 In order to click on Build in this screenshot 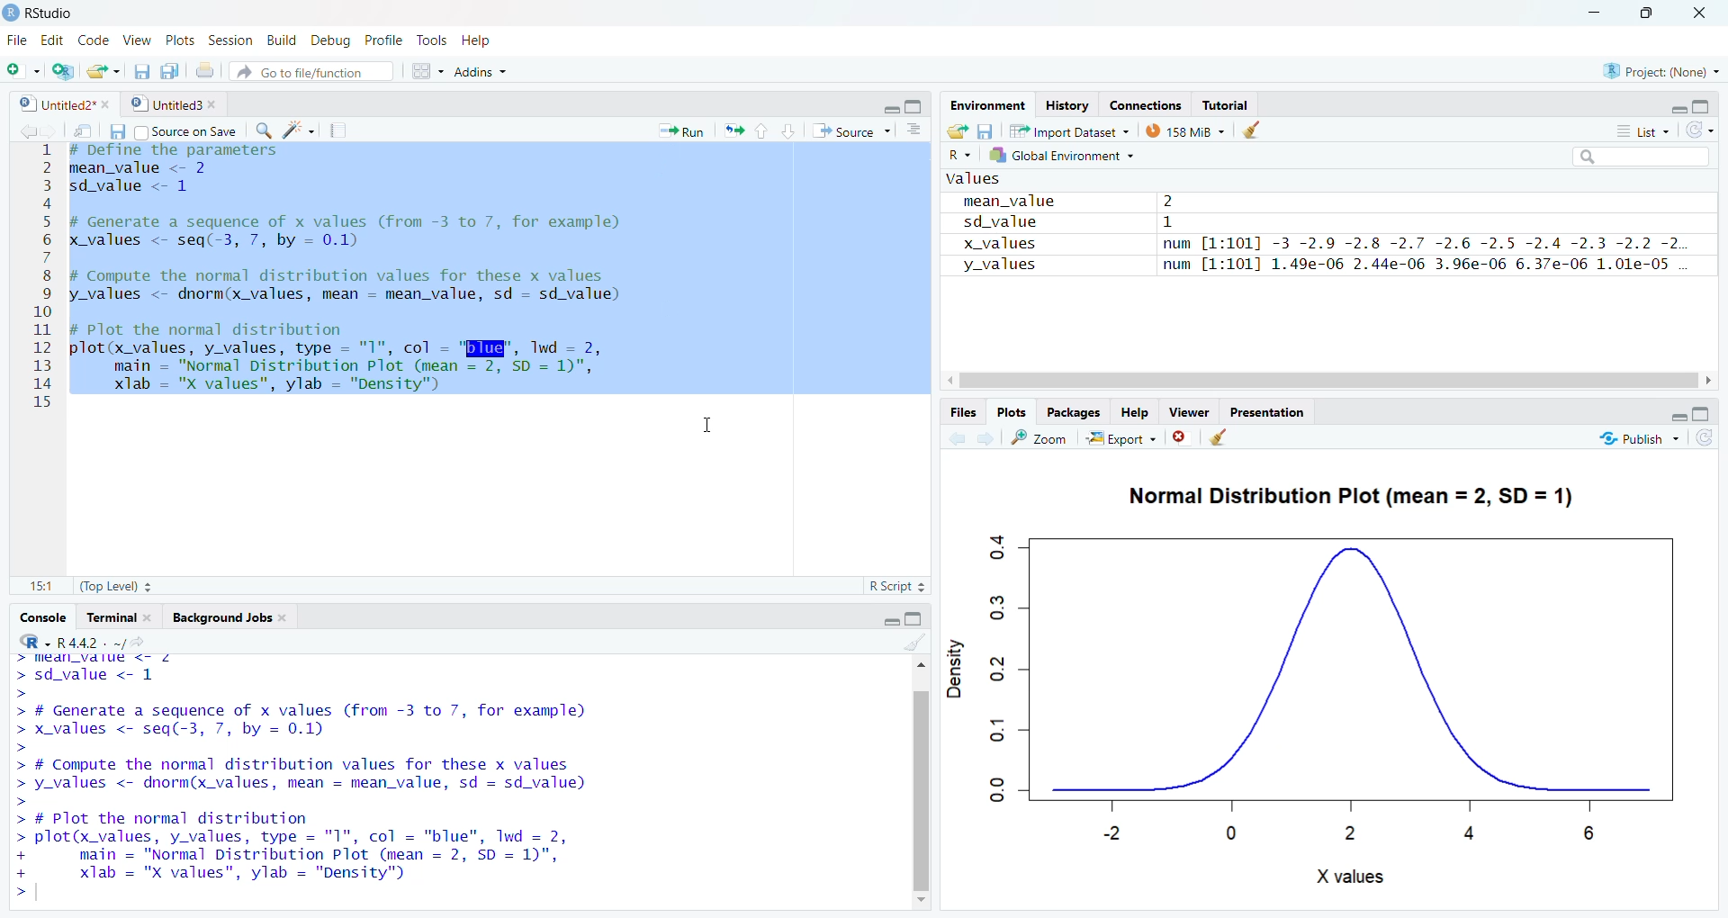, I will do `click(279, 40)`.